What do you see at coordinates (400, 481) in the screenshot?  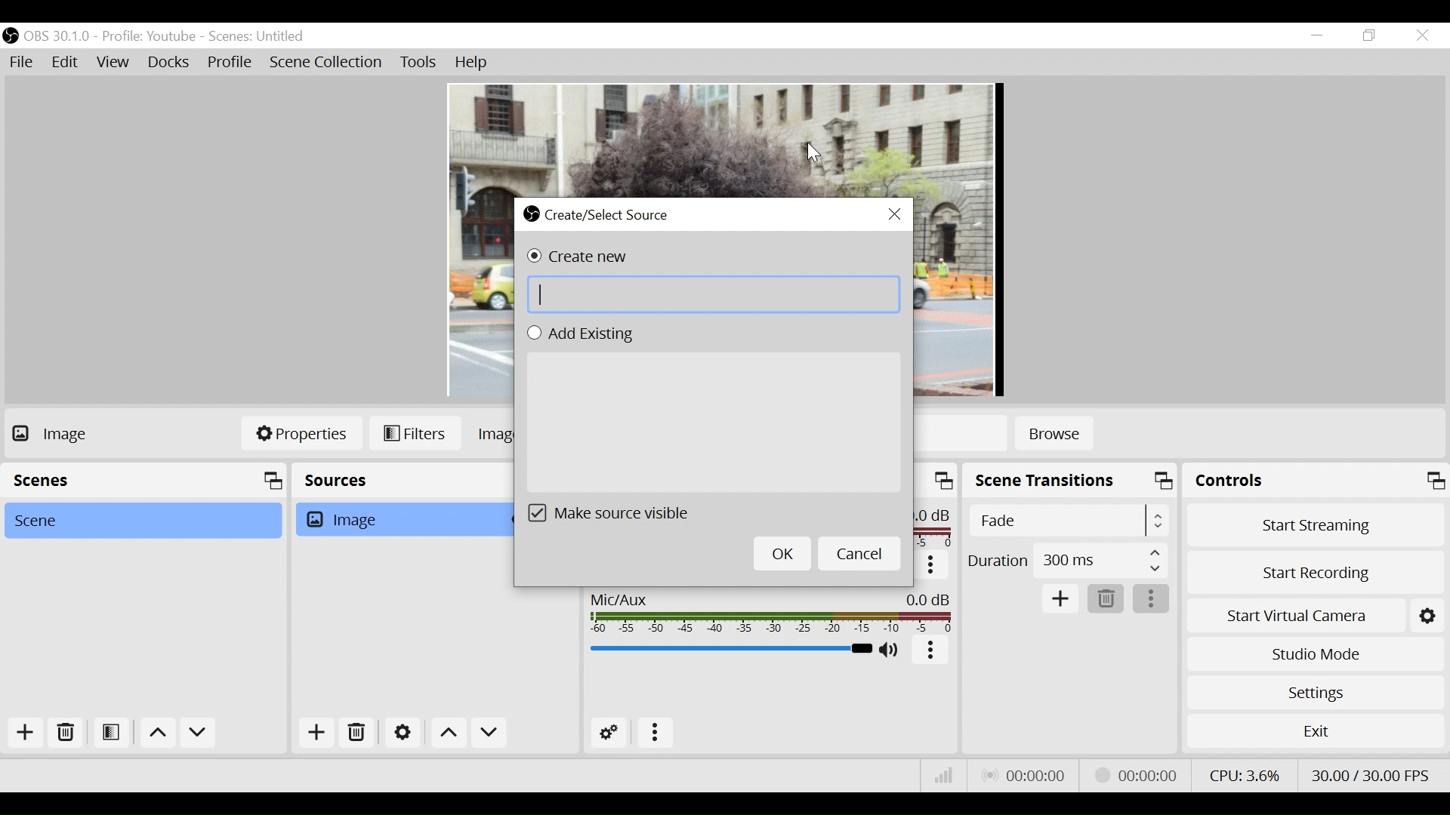 I see `Sources` at bounding box center [400, 481].